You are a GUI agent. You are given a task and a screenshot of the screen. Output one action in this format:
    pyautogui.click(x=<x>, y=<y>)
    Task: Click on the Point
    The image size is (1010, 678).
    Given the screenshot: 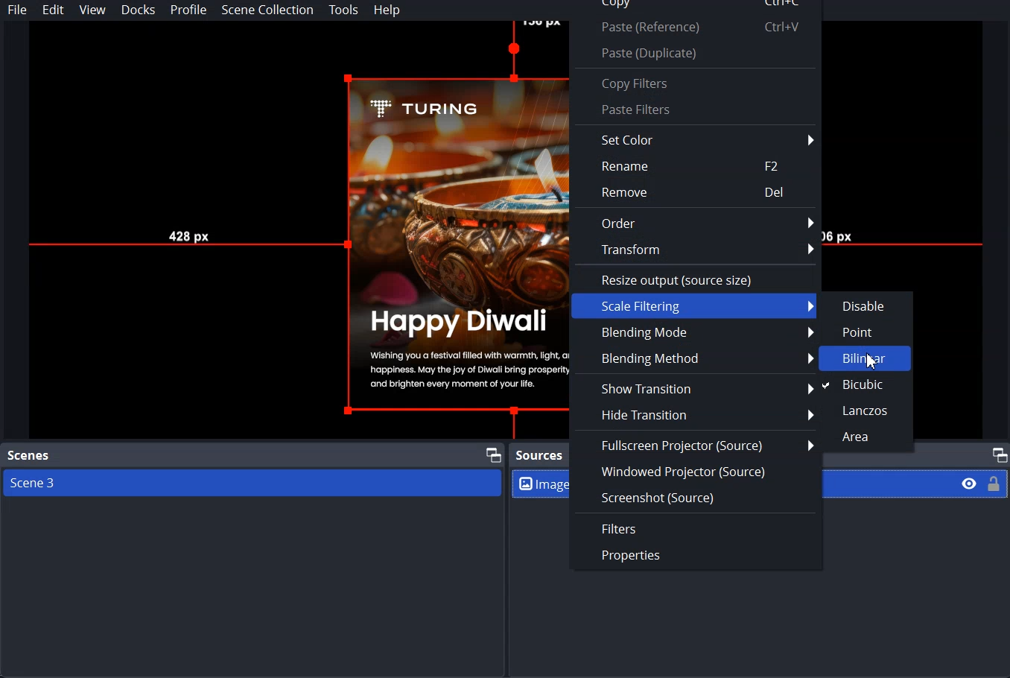 What is the action you would take?
    pyautogui.click(x=865, y=329)
    